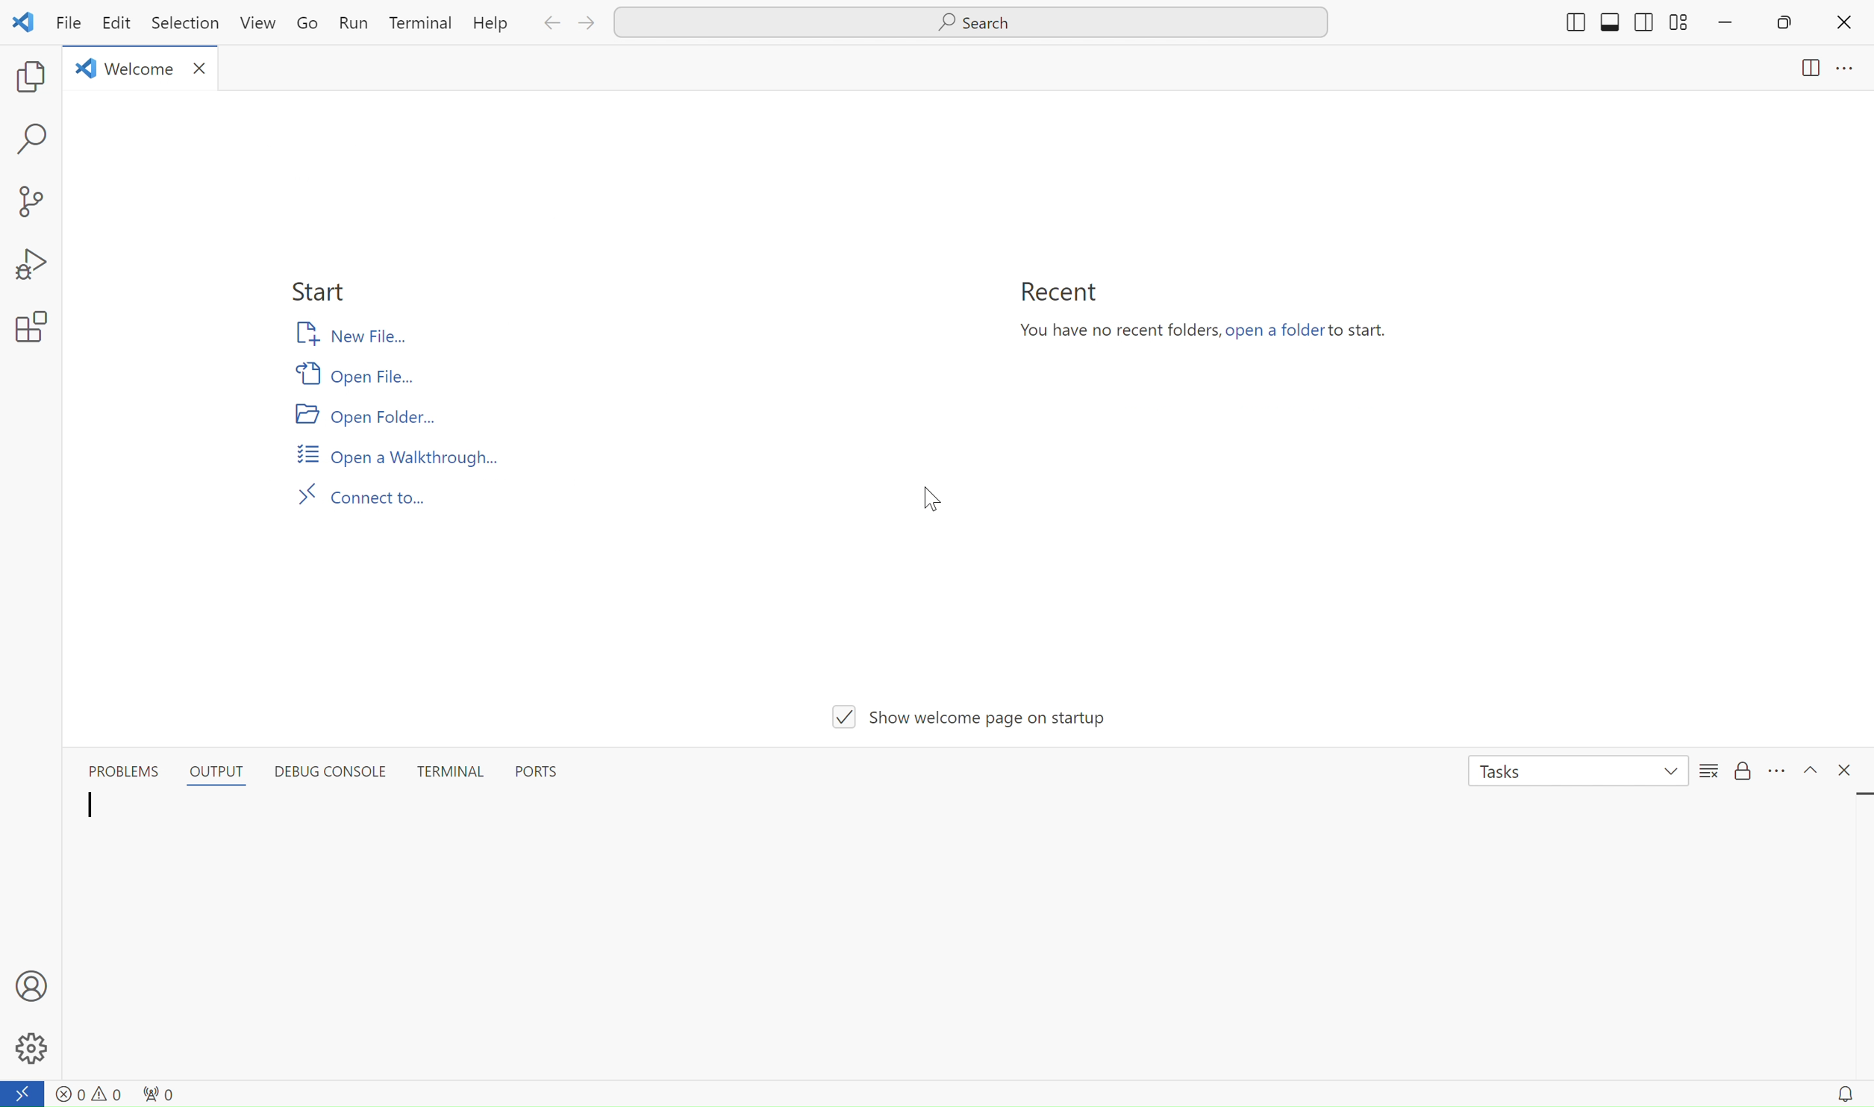  I want to click on Selection, so click(188, 27).